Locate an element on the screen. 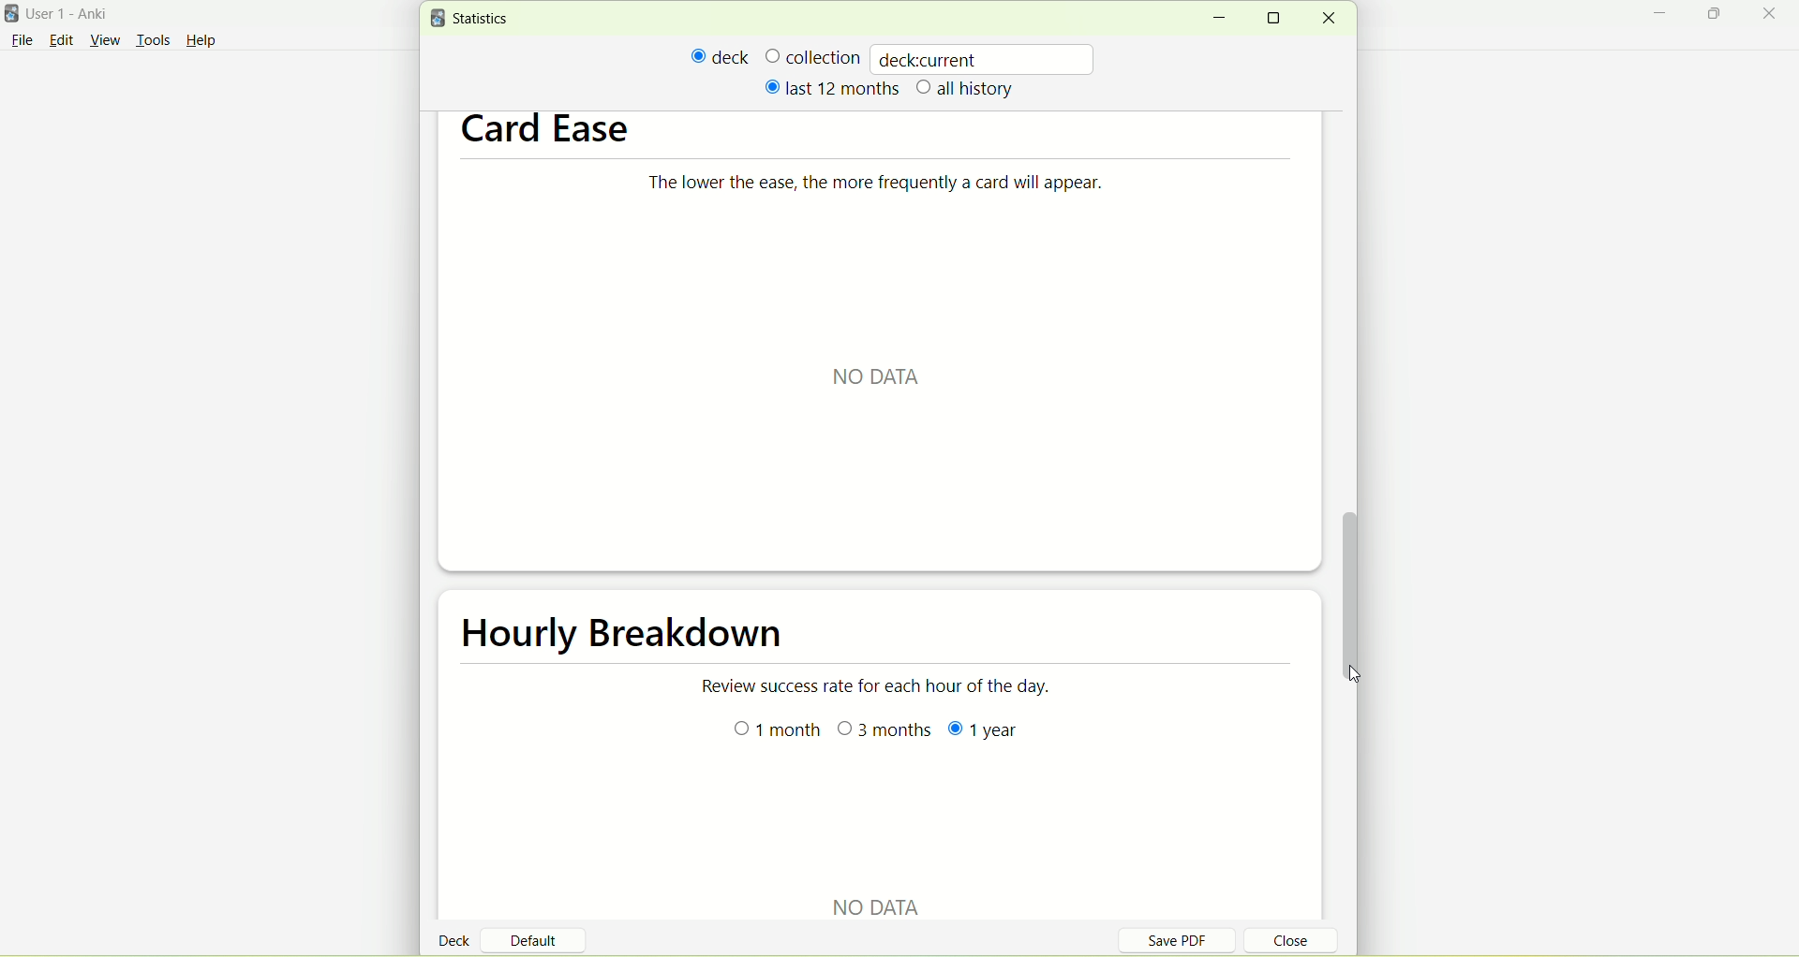  tools is located at coordinates (153, 42).